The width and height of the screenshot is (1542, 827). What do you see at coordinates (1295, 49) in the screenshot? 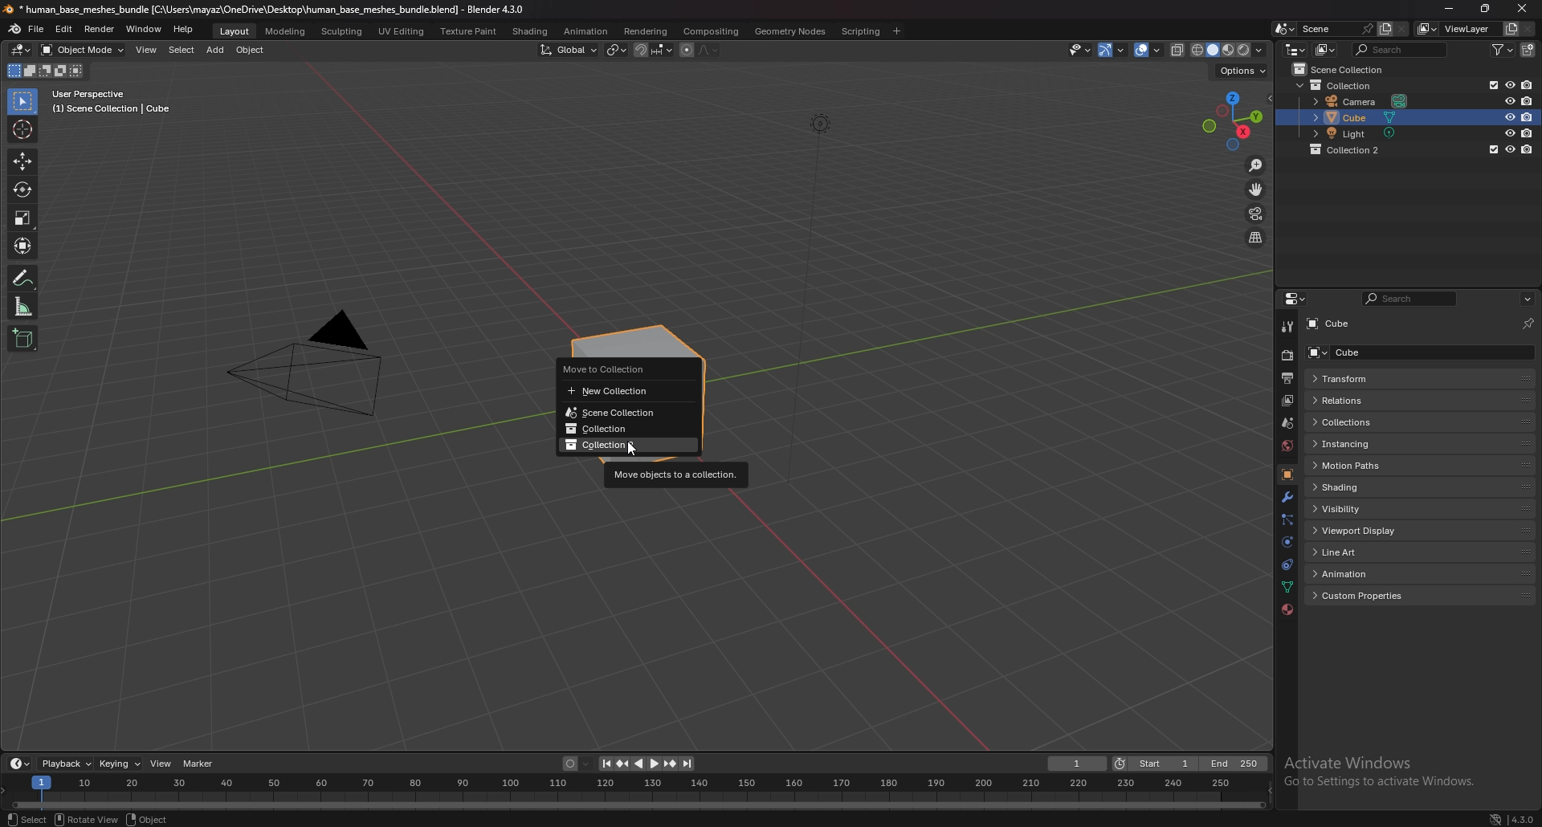
I see `editor type` at bounding box center [1295, 49].